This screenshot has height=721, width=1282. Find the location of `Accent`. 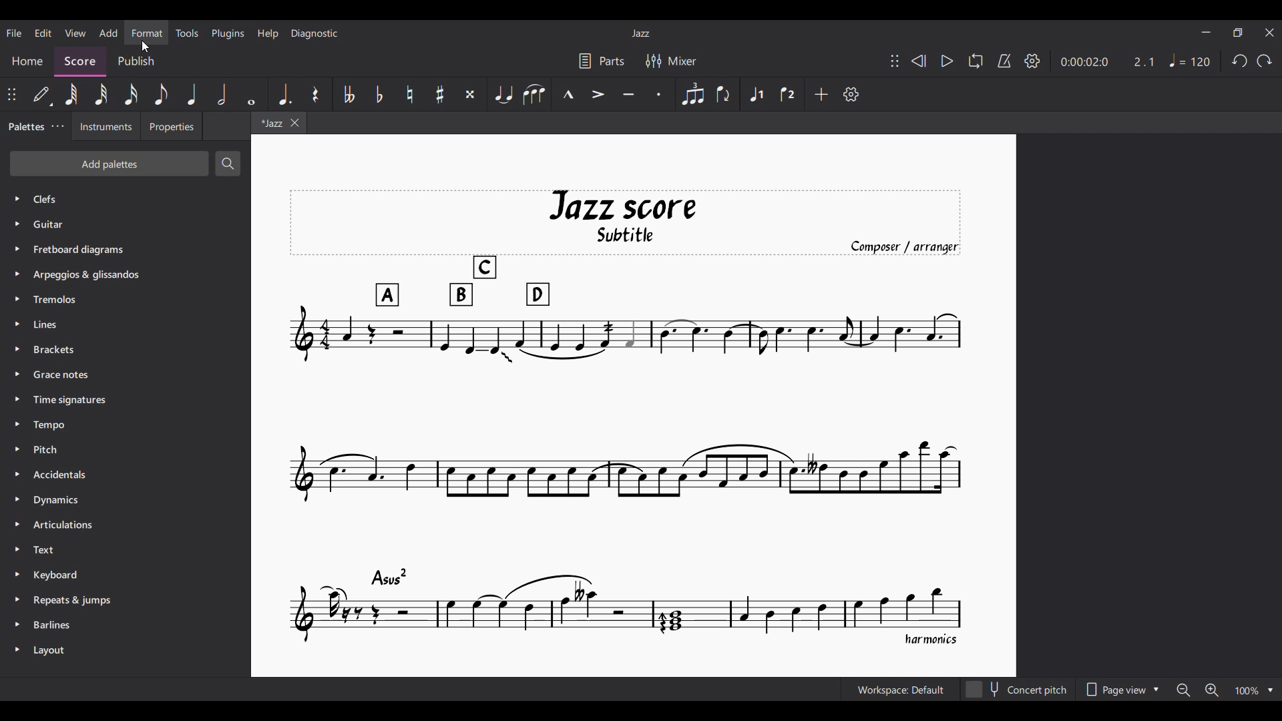

Accent is located at coordinates (599, 93).